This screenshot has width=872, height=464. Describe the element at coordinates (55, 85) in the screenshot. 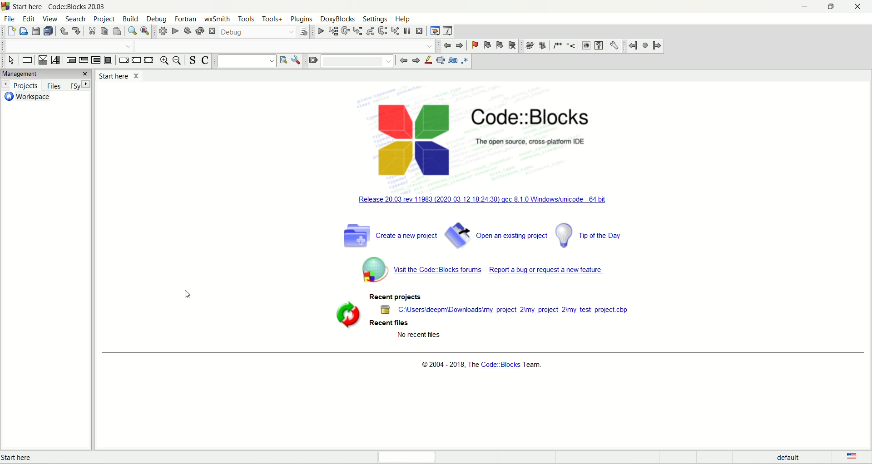

I see `files` at that location.